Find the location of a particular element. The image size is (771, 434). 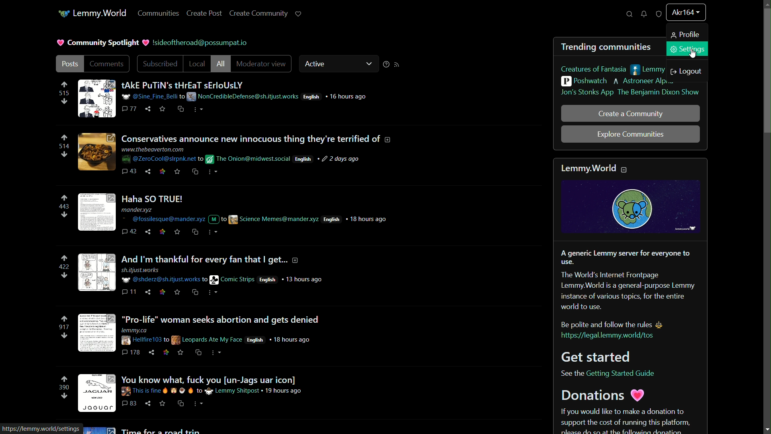

cursor is located at coordinates (692, 56).